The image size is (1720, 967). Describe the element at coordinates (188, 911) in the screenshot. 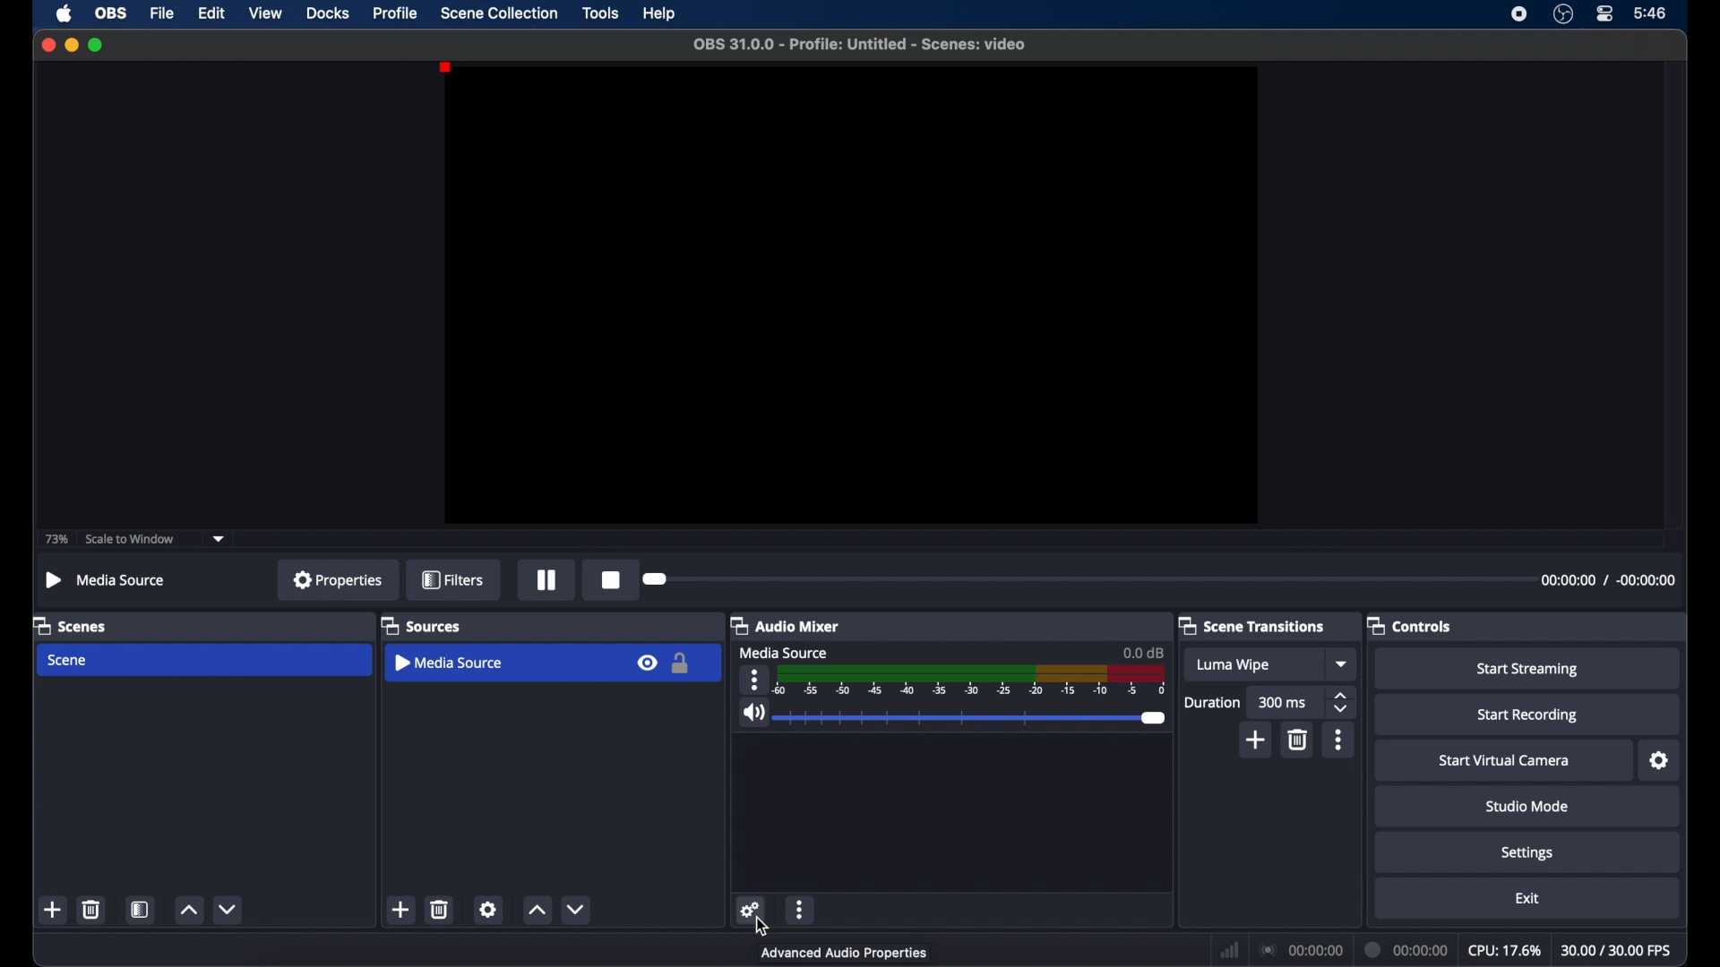

I see `increment` at that location.